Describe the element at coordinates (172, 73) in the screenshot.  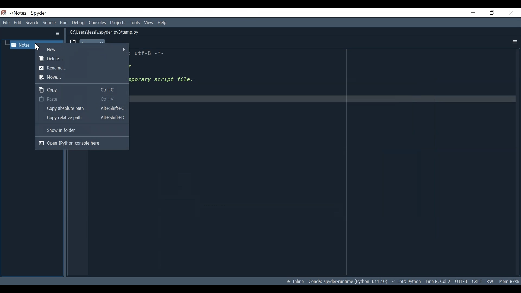
I see `utf-8   temporary script file.` at that location.